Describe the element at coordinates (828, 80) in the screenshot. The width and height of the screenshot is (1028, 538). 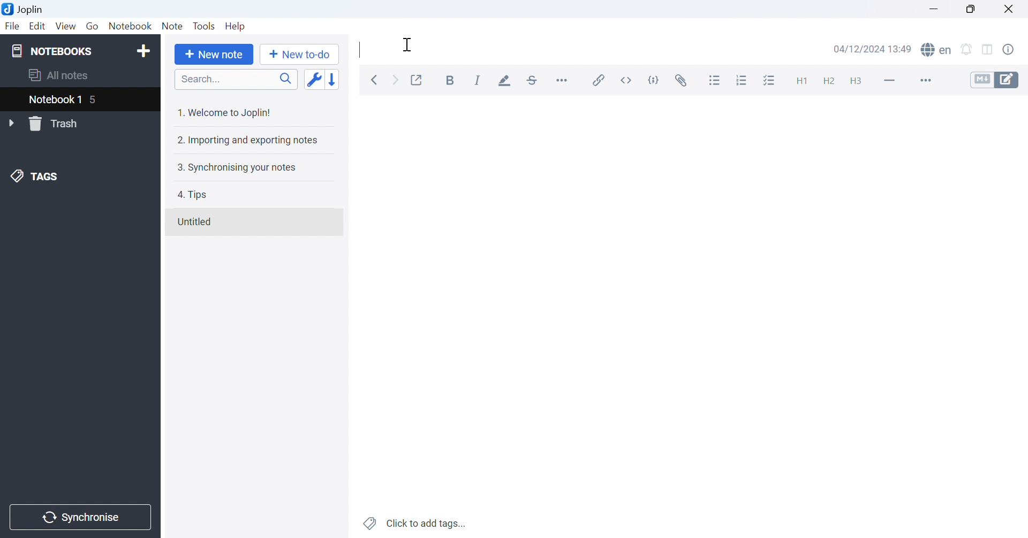
I see `Heading 2` at that location.